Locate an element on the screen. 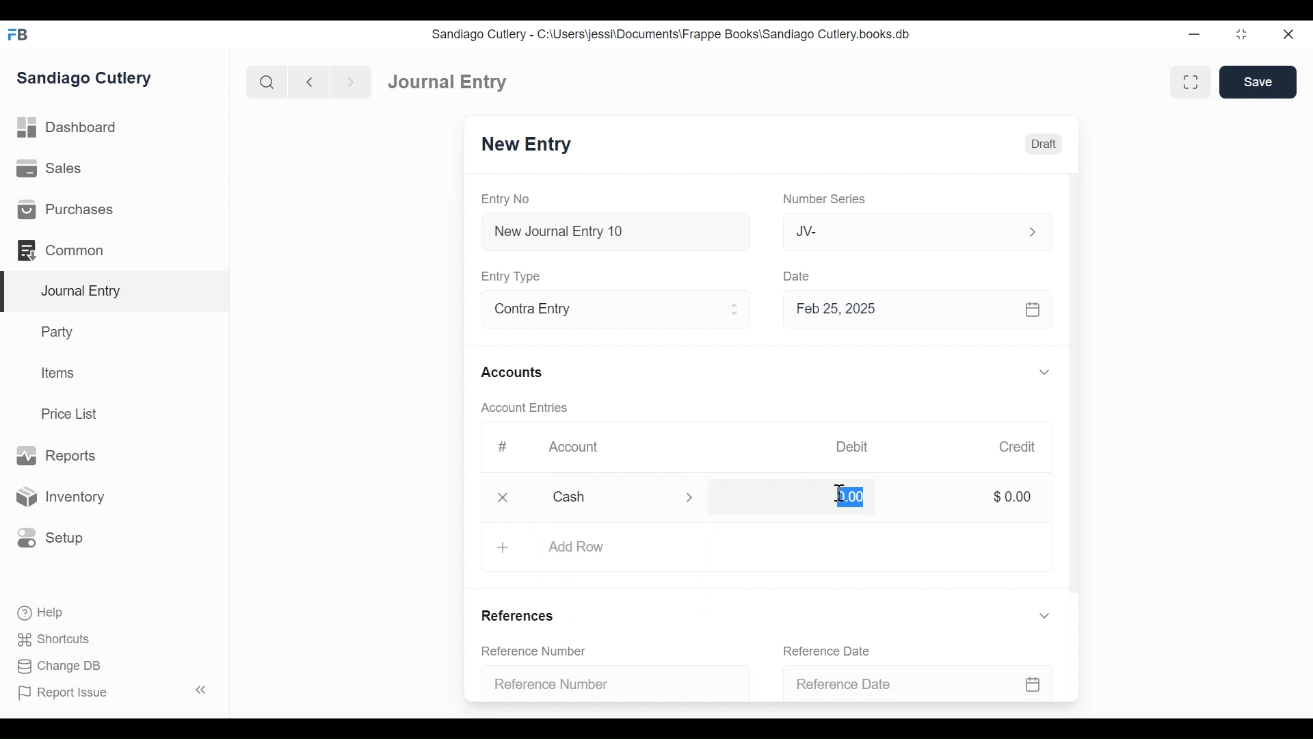 The width and height of the screenshot is (1313, 739). Purchases is located at coordinates (66, 210).